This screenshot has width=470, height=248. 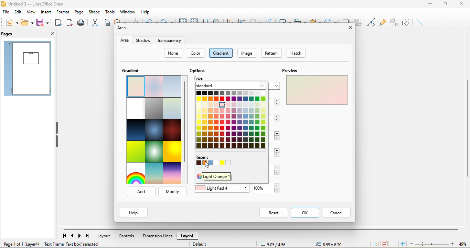 I want to click on close, so click(x=50, y=35).